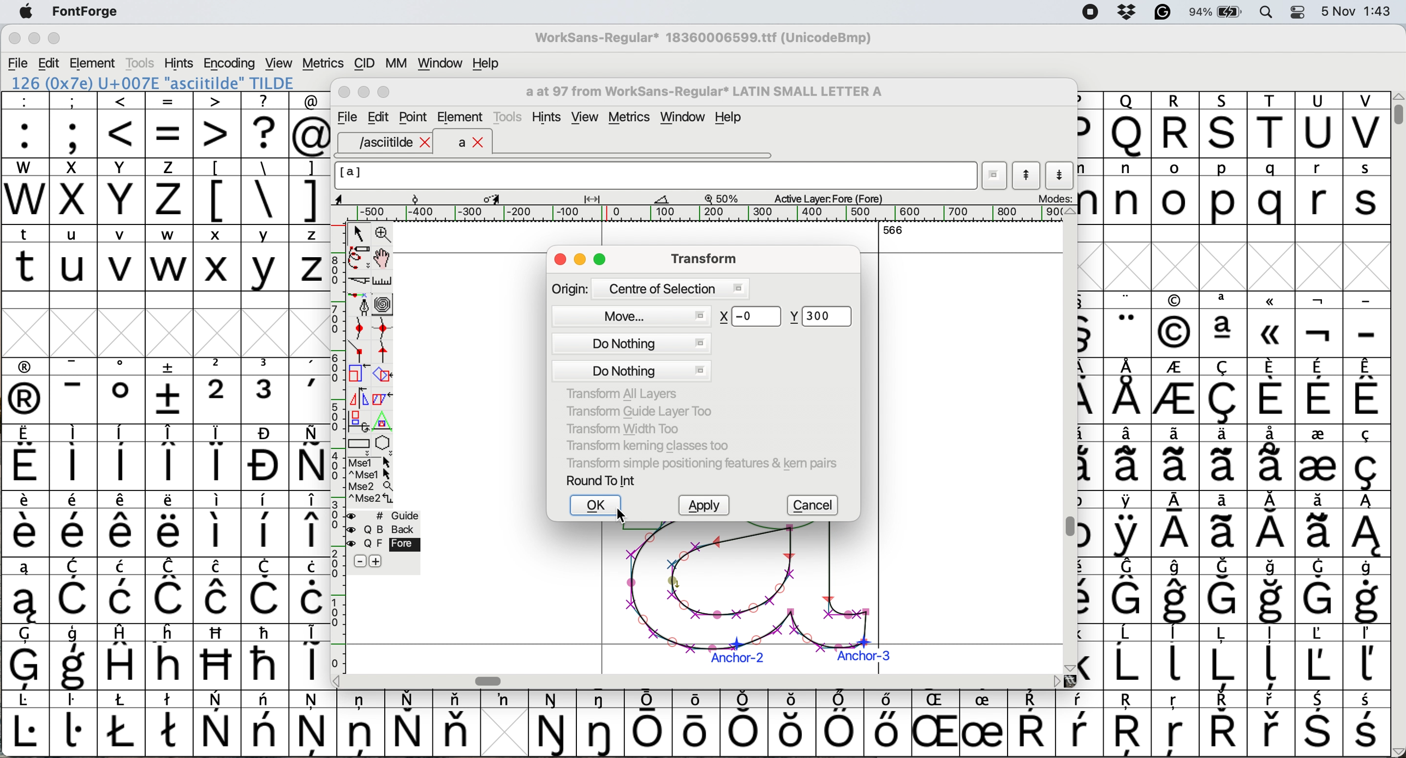 This screenshot has height=758, width=1406. What do you see at coordinates (310, 257) in the screenshot?
I see `z` at bounding box center [310, 257].